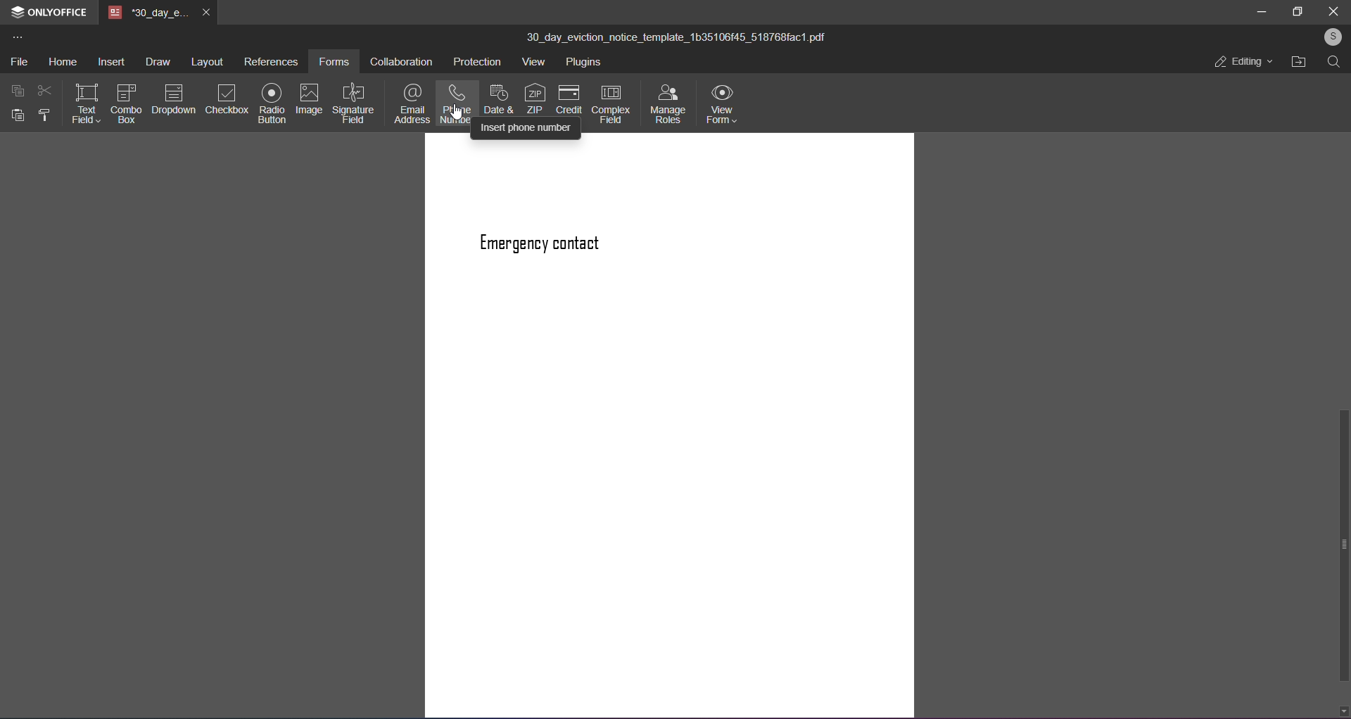 The width and height of the screenshot is (1351, 719). What do you see at coordinates (272, 104) in the screenshot?
I see `radio button` at bounding box center [272, 104].